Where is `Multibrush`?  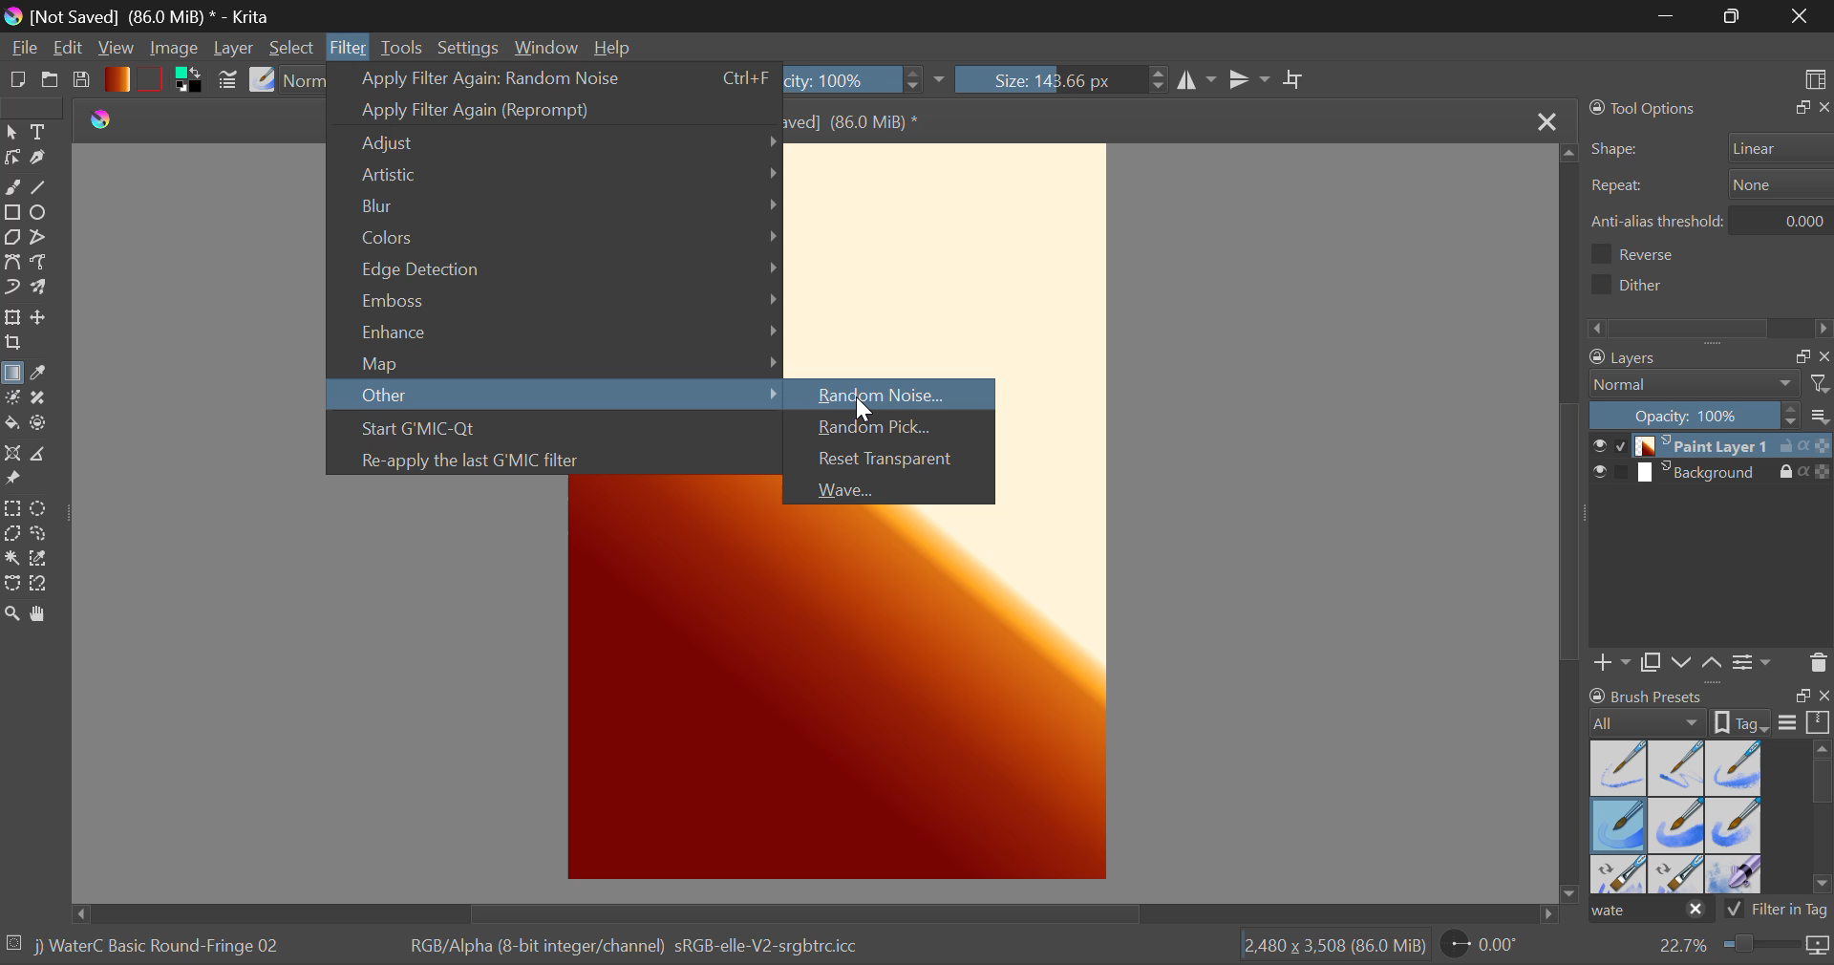
Multibrush is located at coordinates (41, 289).